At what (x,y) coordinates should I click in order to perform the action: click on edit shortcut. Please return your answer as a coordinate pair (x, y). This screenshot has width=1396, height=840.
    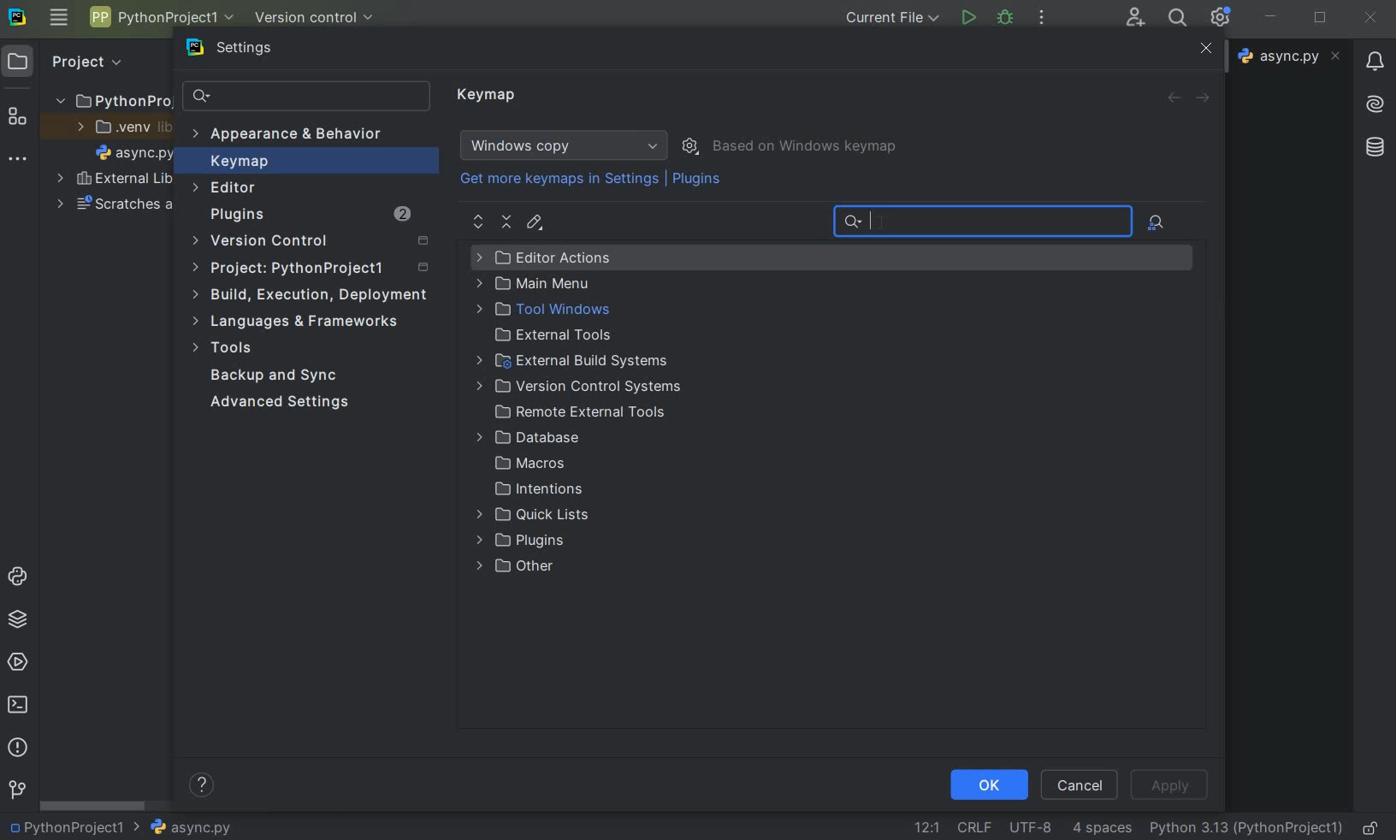
    Looking at the image, I should click on (534, 222).